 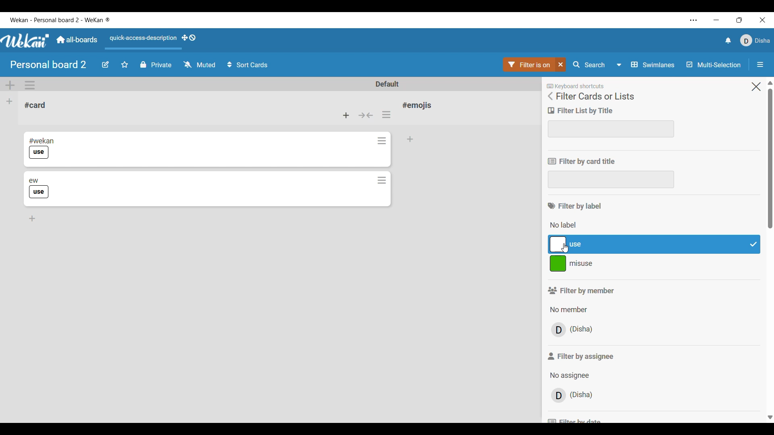 I want to click on Show interface in a smaller tab, so click(x=739, y=20).